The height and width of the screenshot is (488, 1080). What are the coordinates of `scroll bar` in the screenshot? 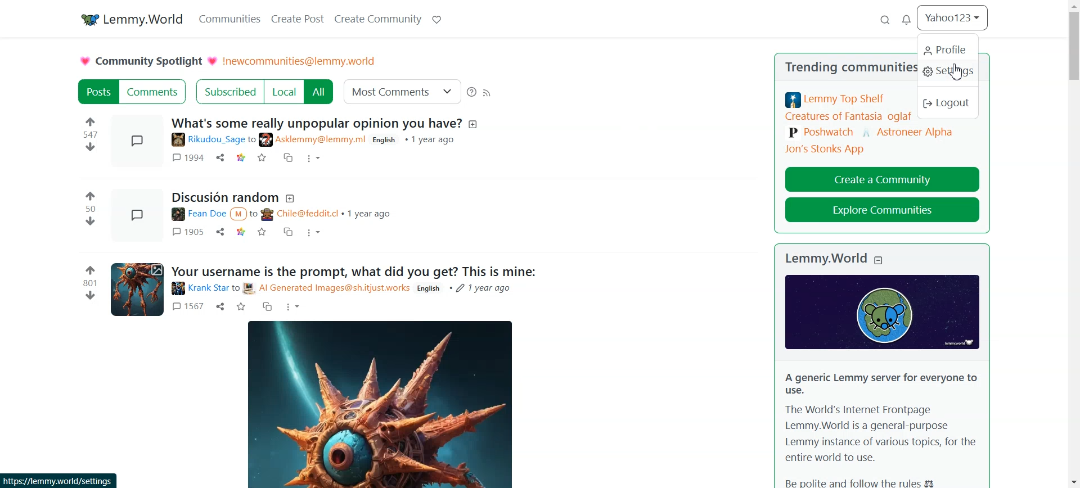 It's located at (1073, 244).